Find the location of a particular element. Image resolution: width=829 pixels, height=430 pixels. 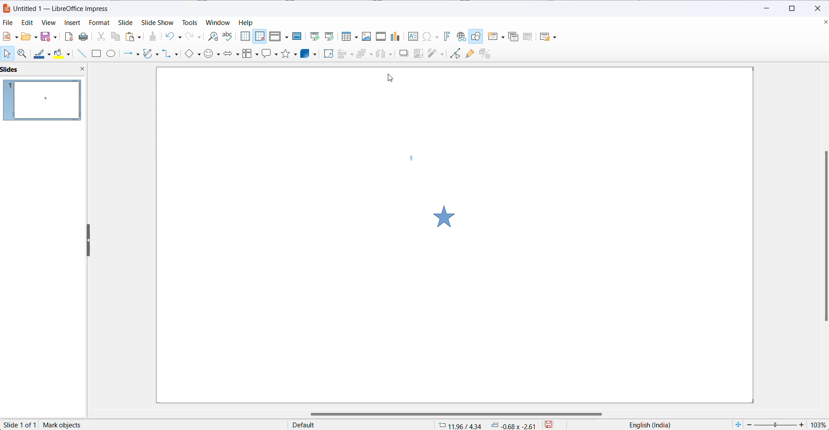

slide preview is located at coordinates (42, 101).